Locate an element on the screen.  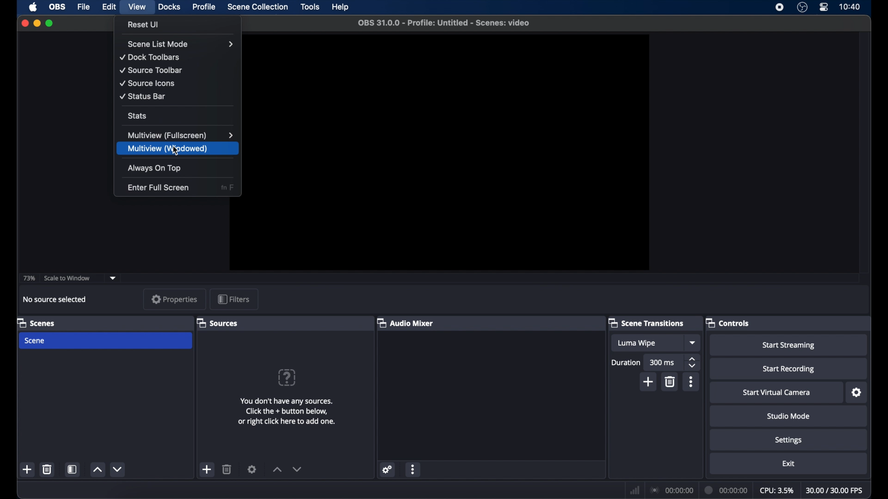
300 ms is located at coordinates (663, 362).